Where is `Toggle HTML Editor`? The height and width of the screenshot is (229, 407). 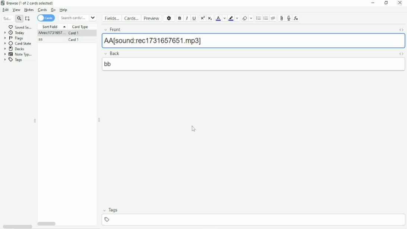
Toggle HTML Editor is located at coordinates (401, 54).